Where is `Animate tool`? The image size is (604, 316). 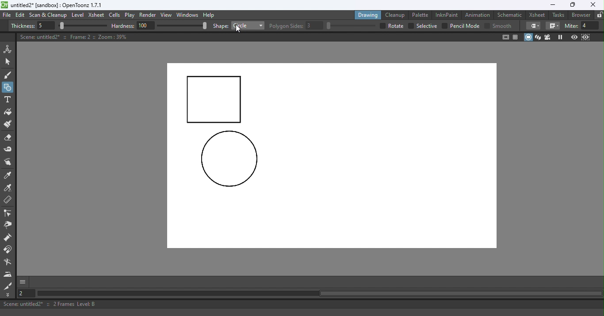 Animate tool is located at coordinates (9, 49).